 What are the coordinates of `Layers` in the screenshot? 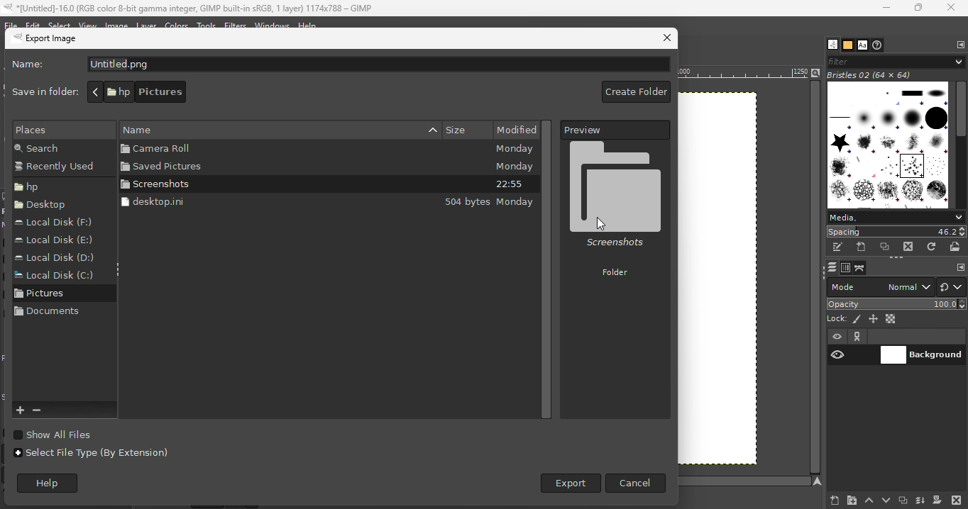 It's located at (831, 267).